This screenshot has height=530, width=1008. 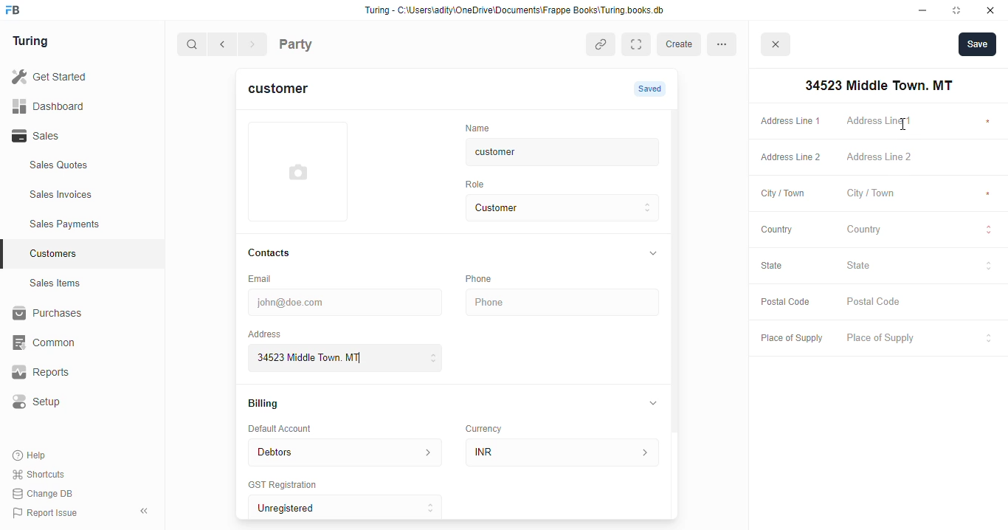 What do you see at coordinates (91, 252) in the screenshot?
I see `Customers` at bounding box center [91, 252].